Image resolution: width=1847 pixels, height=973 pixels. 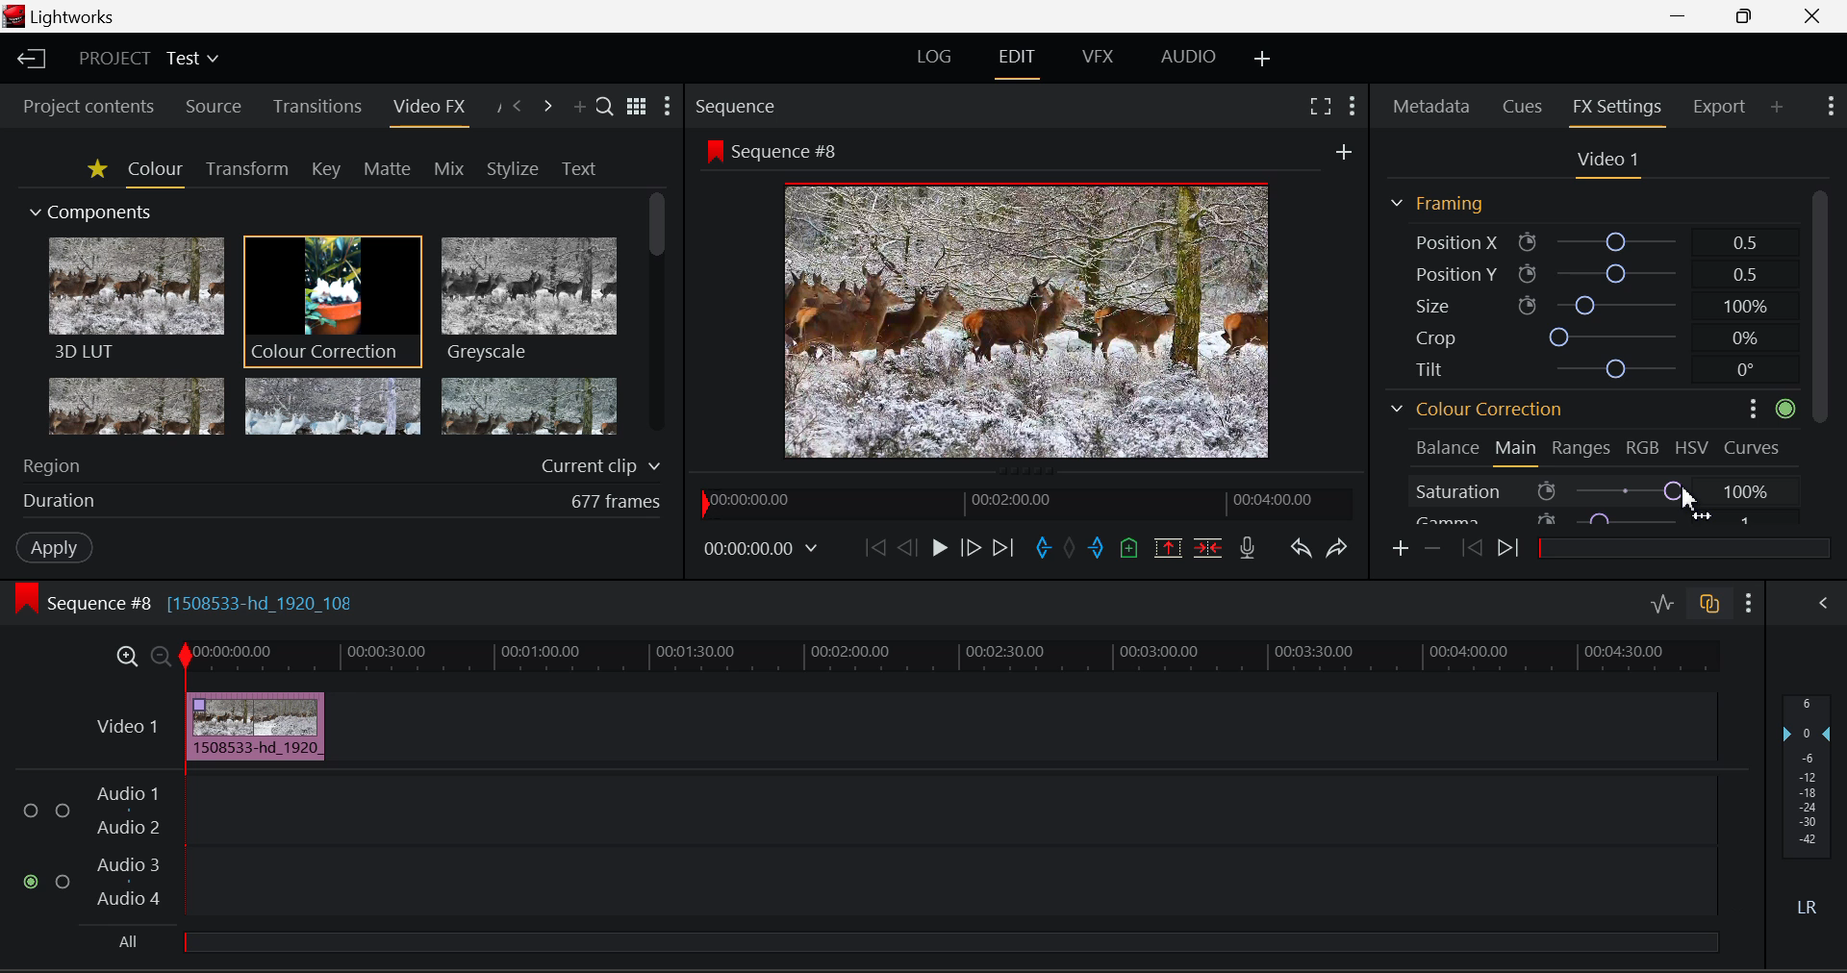 What do you see at coordinates (1823, 603) in the screenshot?
I see `Show Audio Mix` at bounding box center [1823, 603].